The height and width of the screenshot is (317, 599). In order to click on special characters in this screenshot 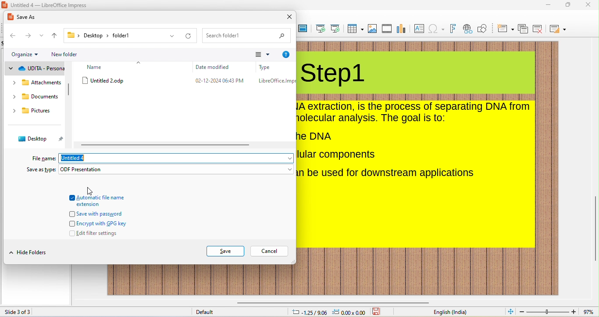, I will do `click(436, 29)`.